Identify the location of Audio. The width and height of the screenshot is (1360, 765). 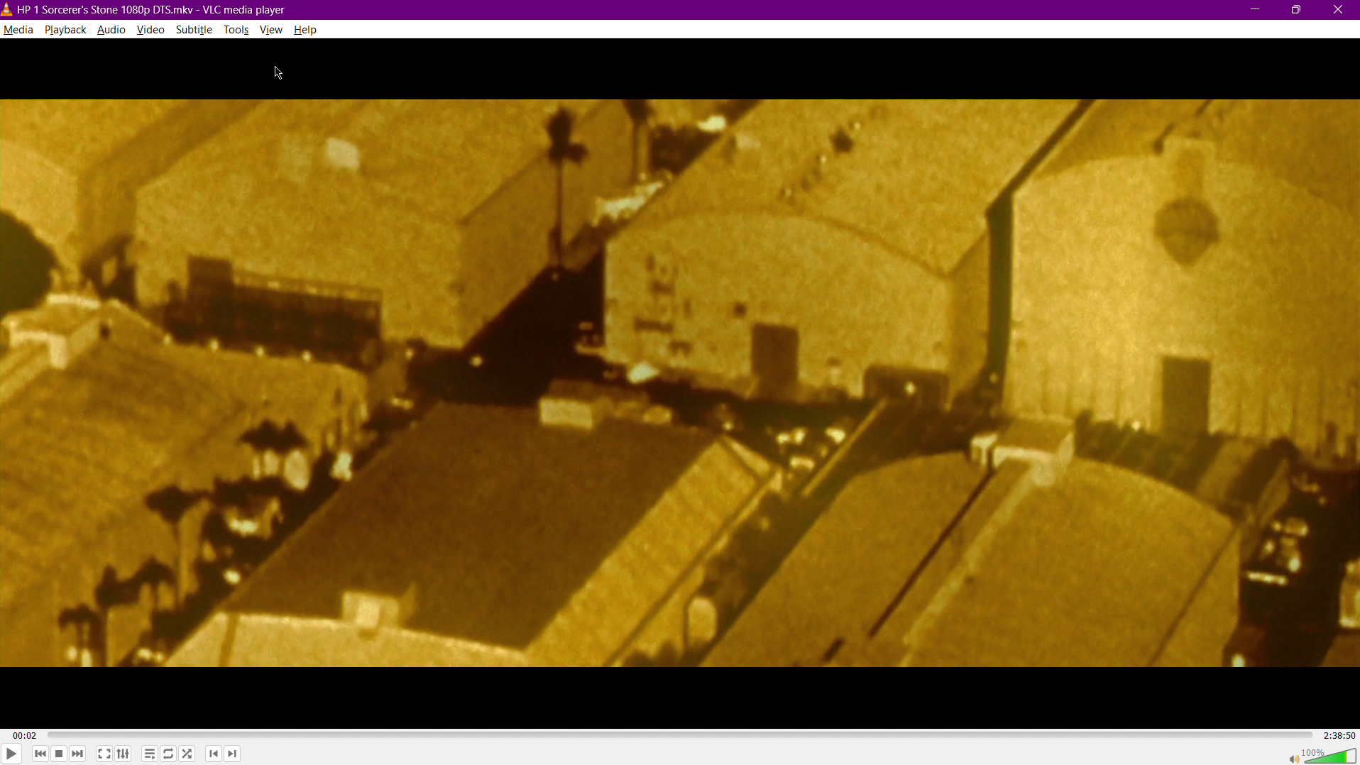
(111, 31).